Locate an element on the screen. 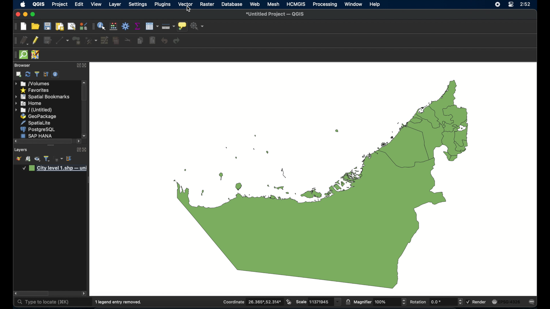  scroll up arrow is located at coordinates (85, 82).